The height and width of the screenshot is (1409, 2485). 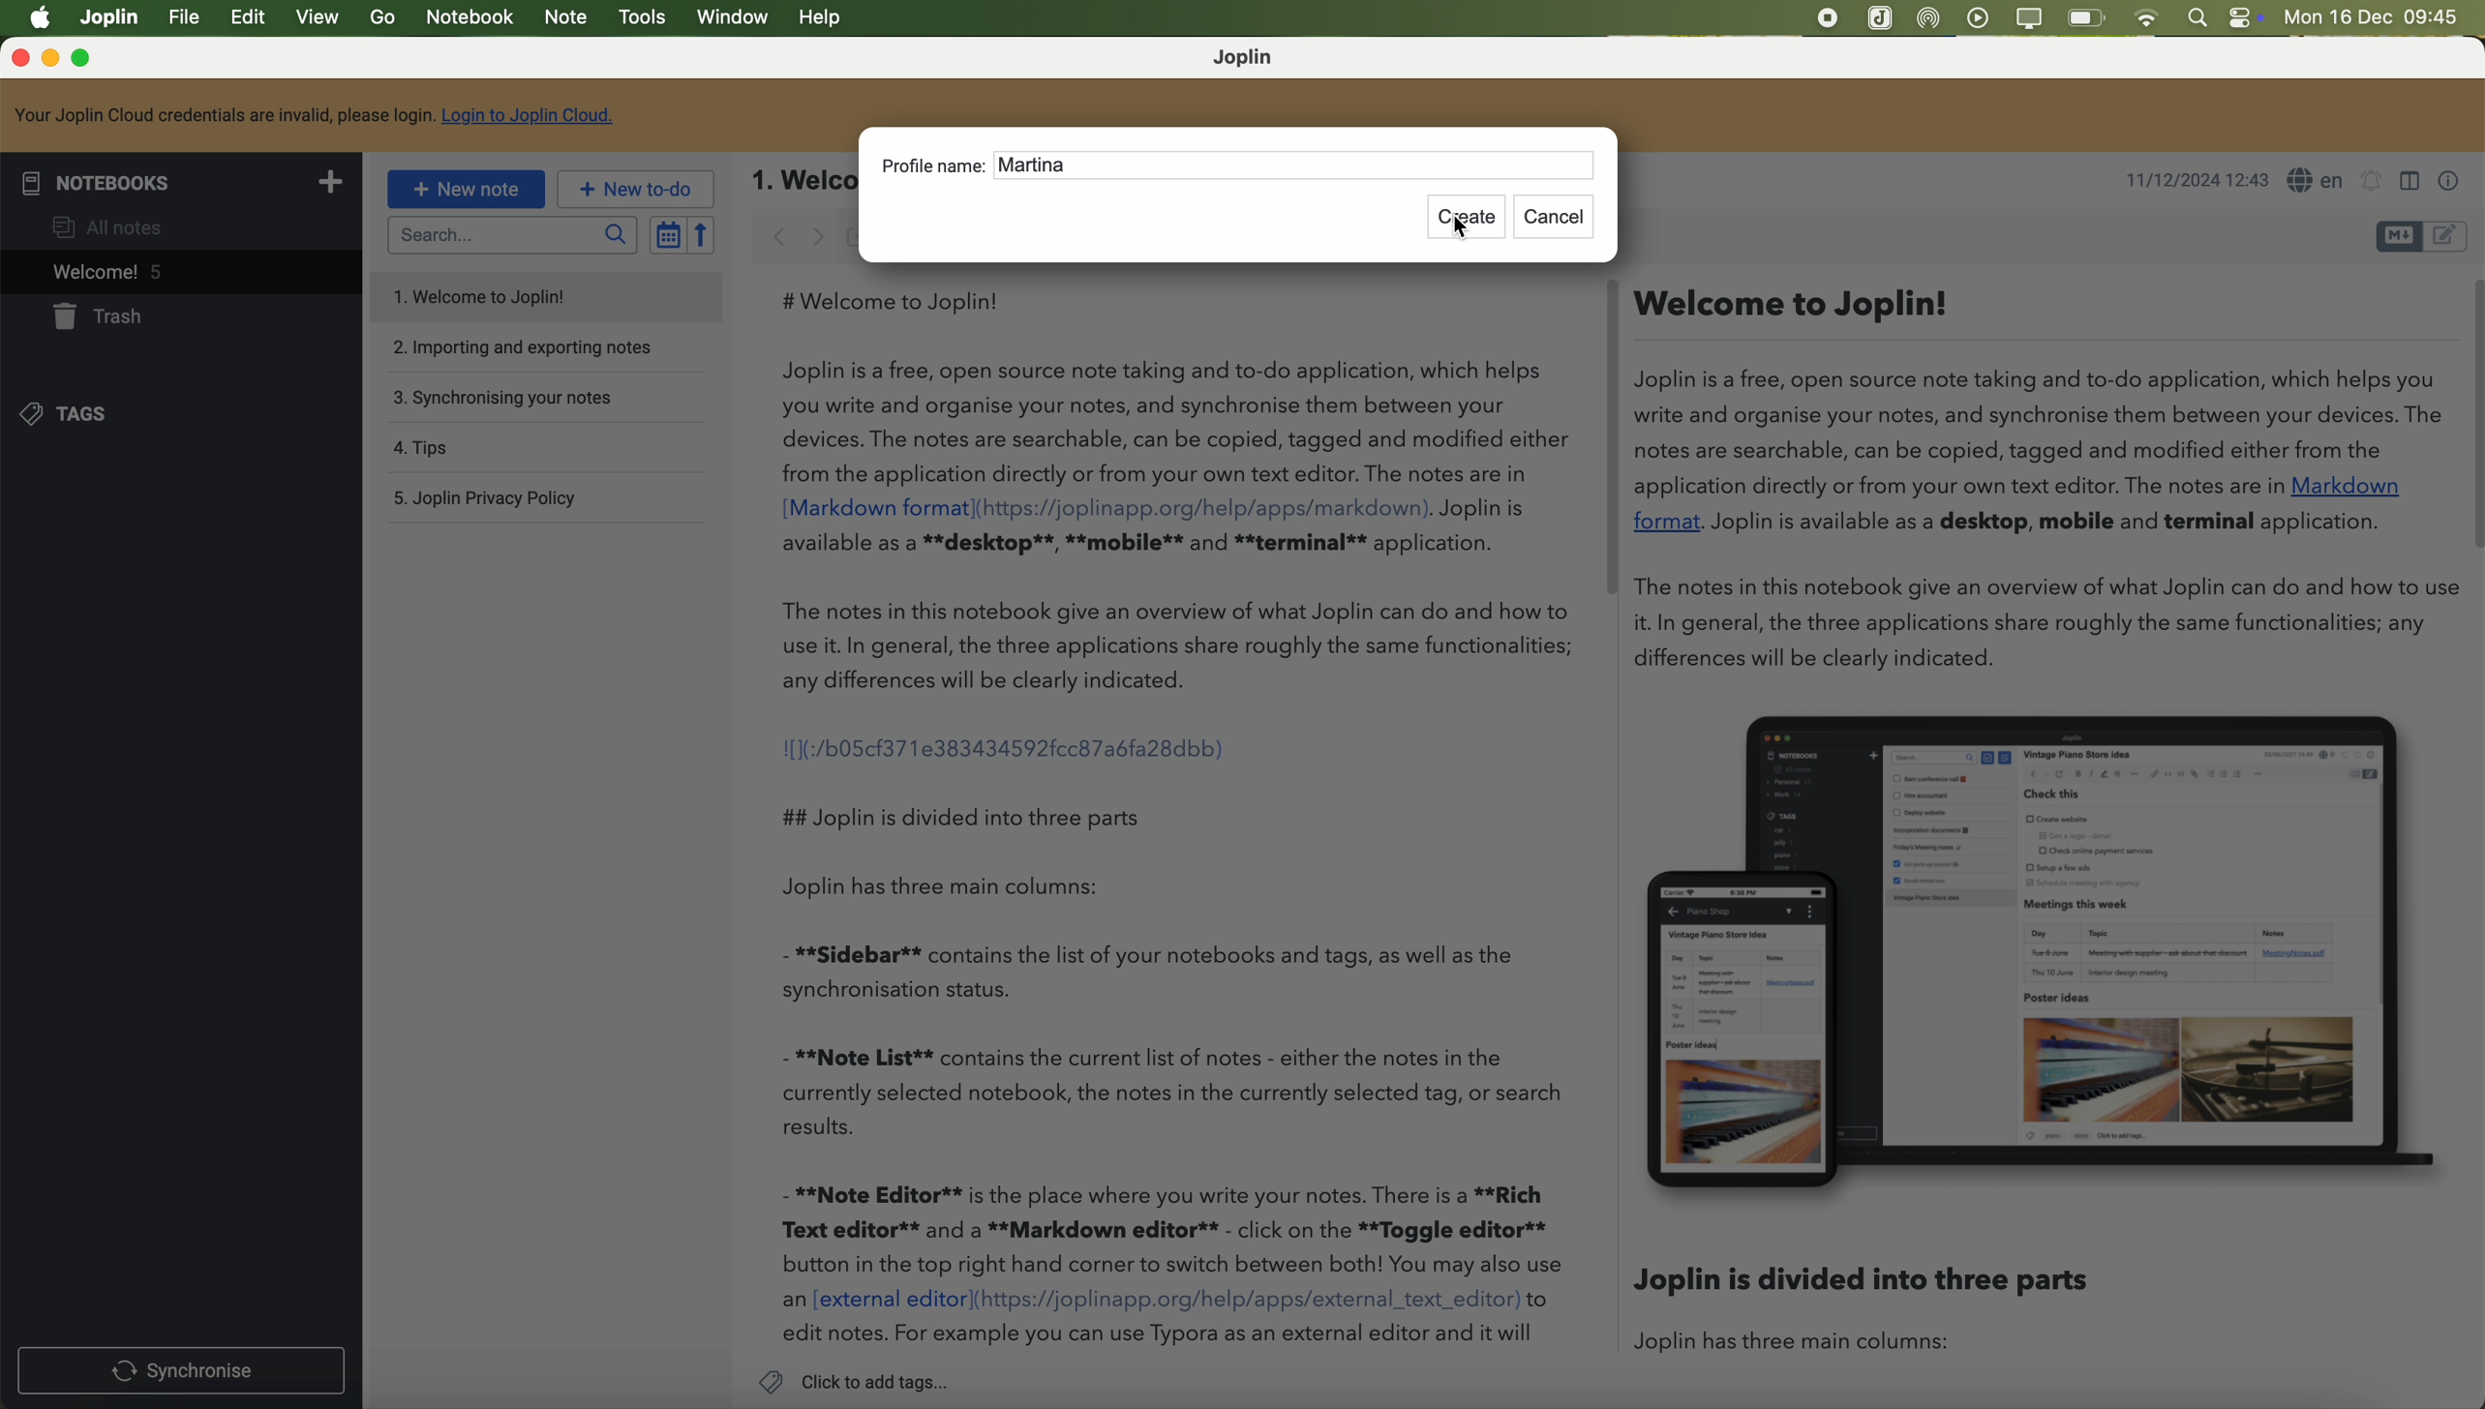 I want to click on controls, so click(x=2252, y=18).